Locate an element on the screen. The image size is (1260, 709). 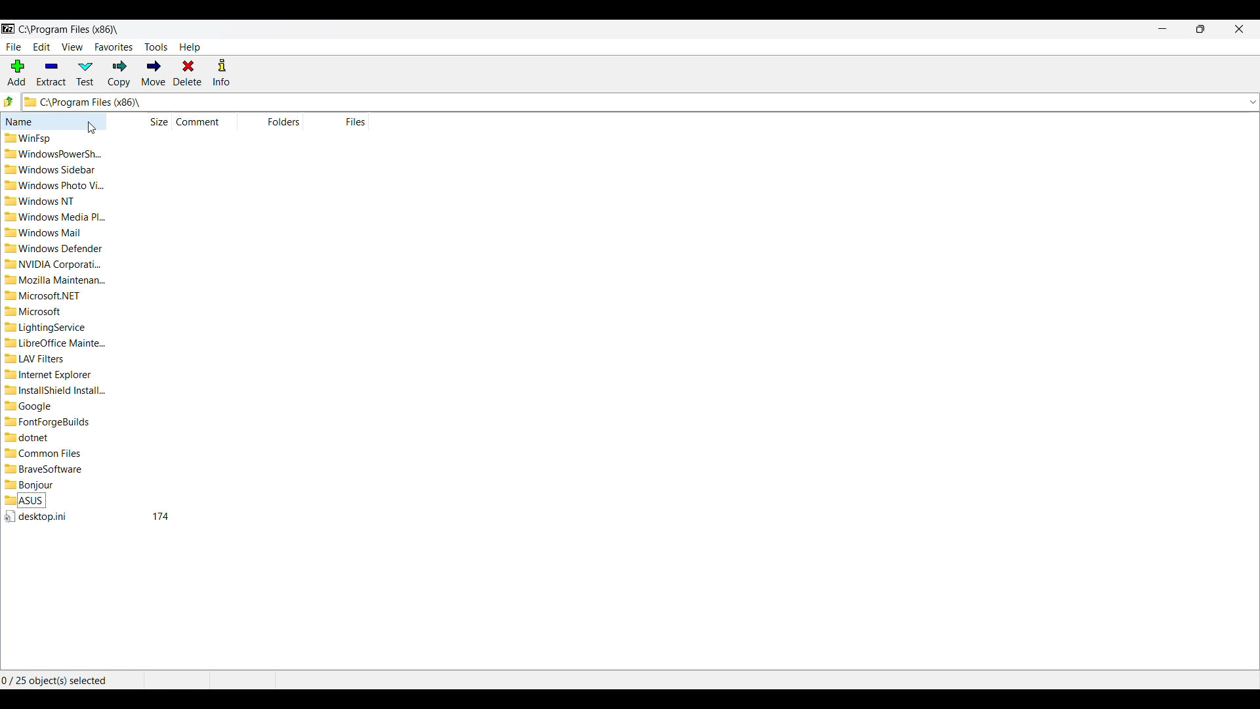
InstalShield Install.. is located at coordinates (58, 390).